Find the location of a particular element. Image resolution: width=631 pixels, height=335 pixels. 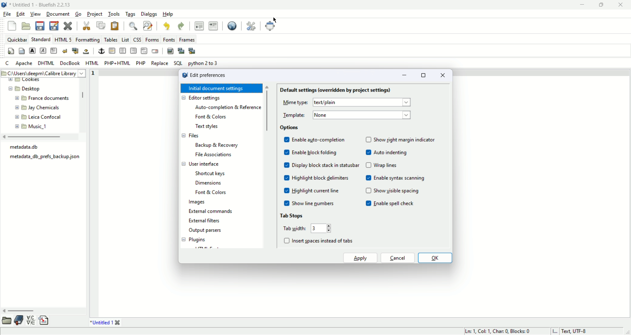

cancel is located at coordinates (398, 258).